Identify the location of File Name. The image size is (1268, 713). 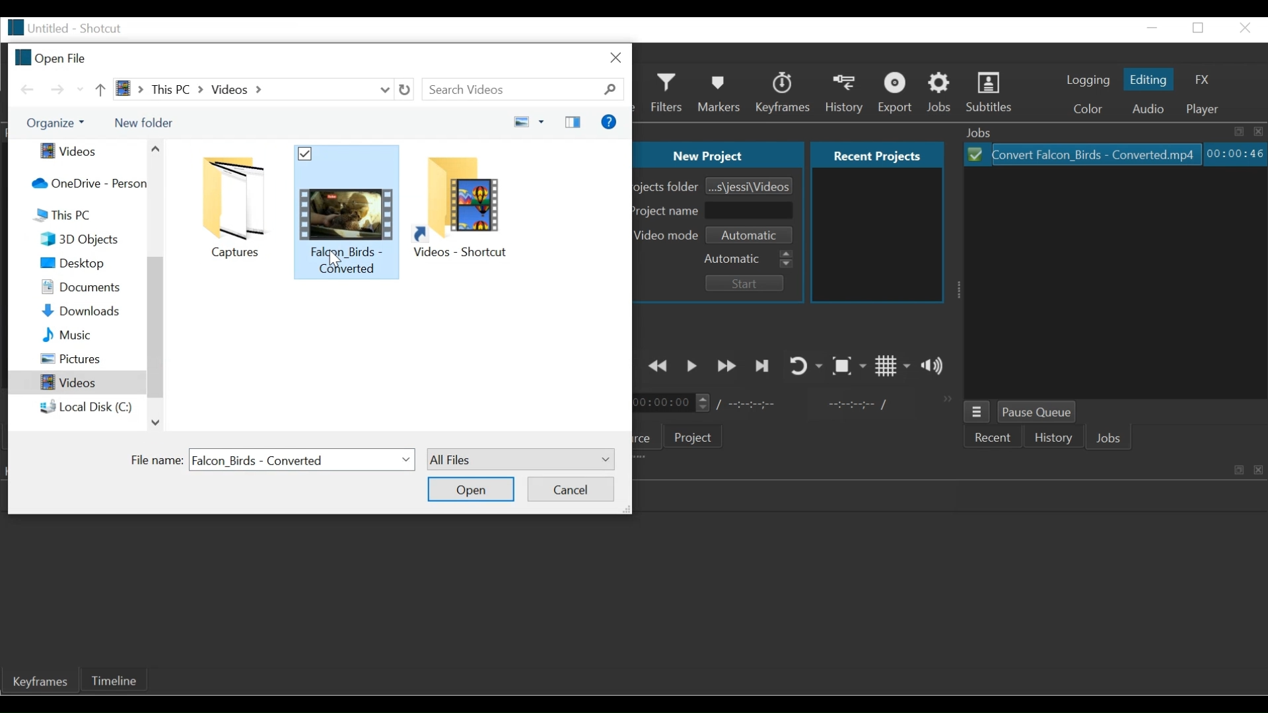
(153, 461).